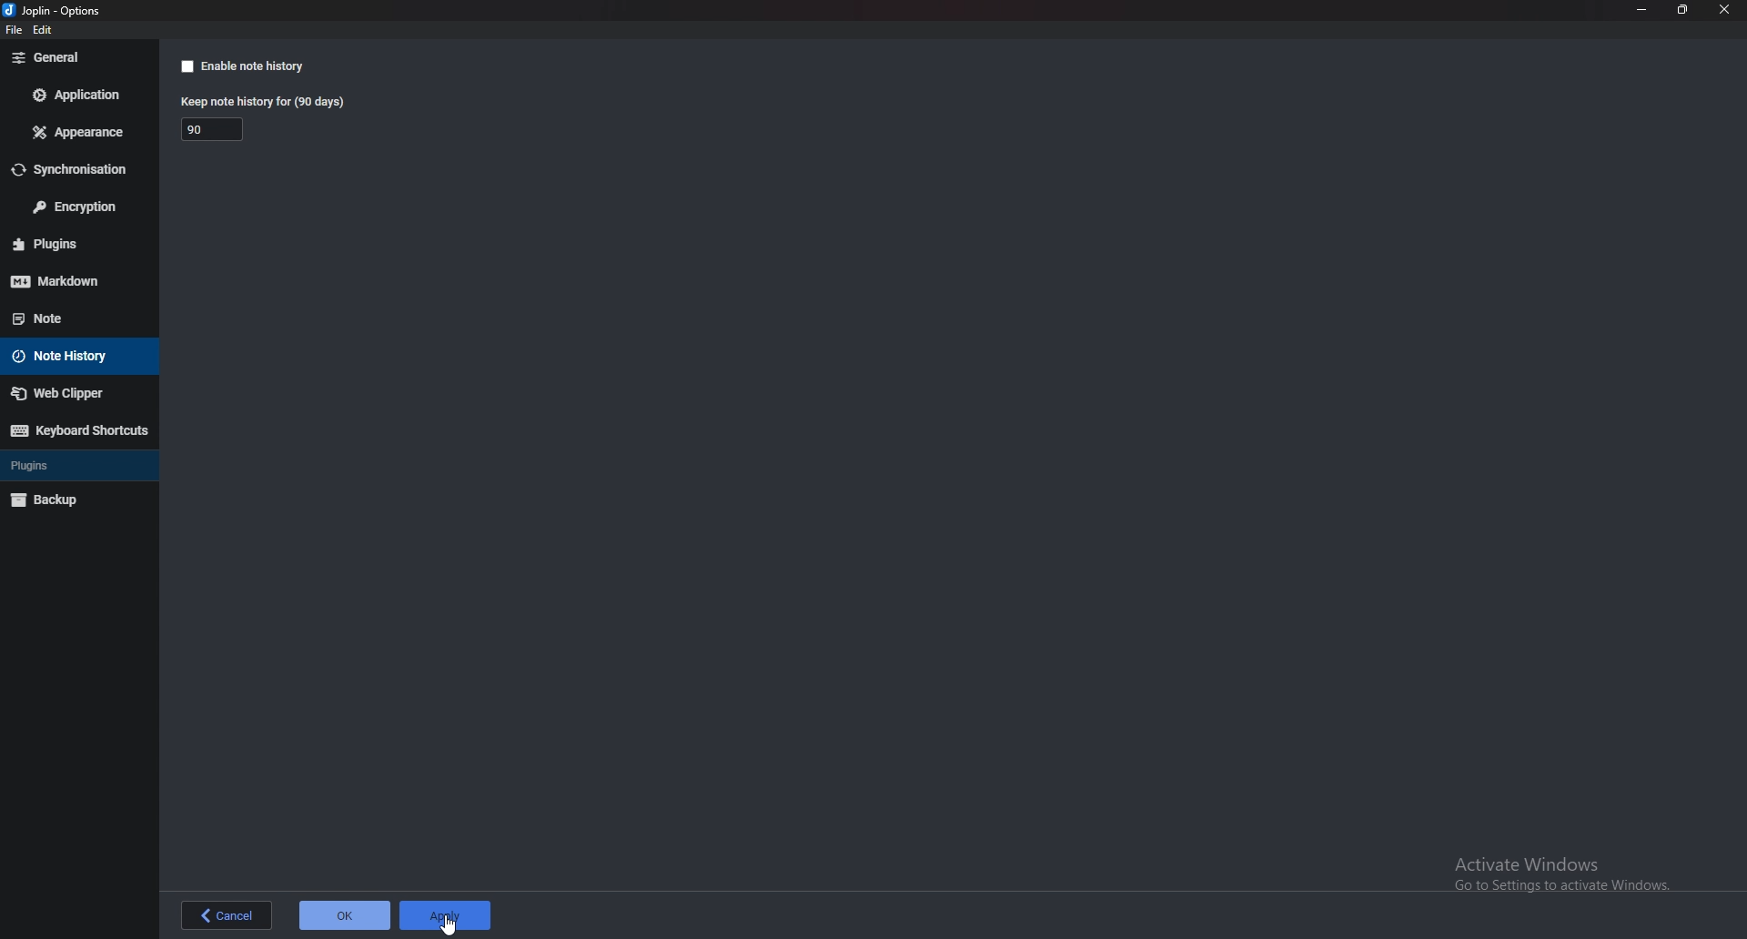 The width and height of the screenshot is (1747, 939). Describe the element at coordinates (449, 924) in the screenshot. I see `cursor` at that location.